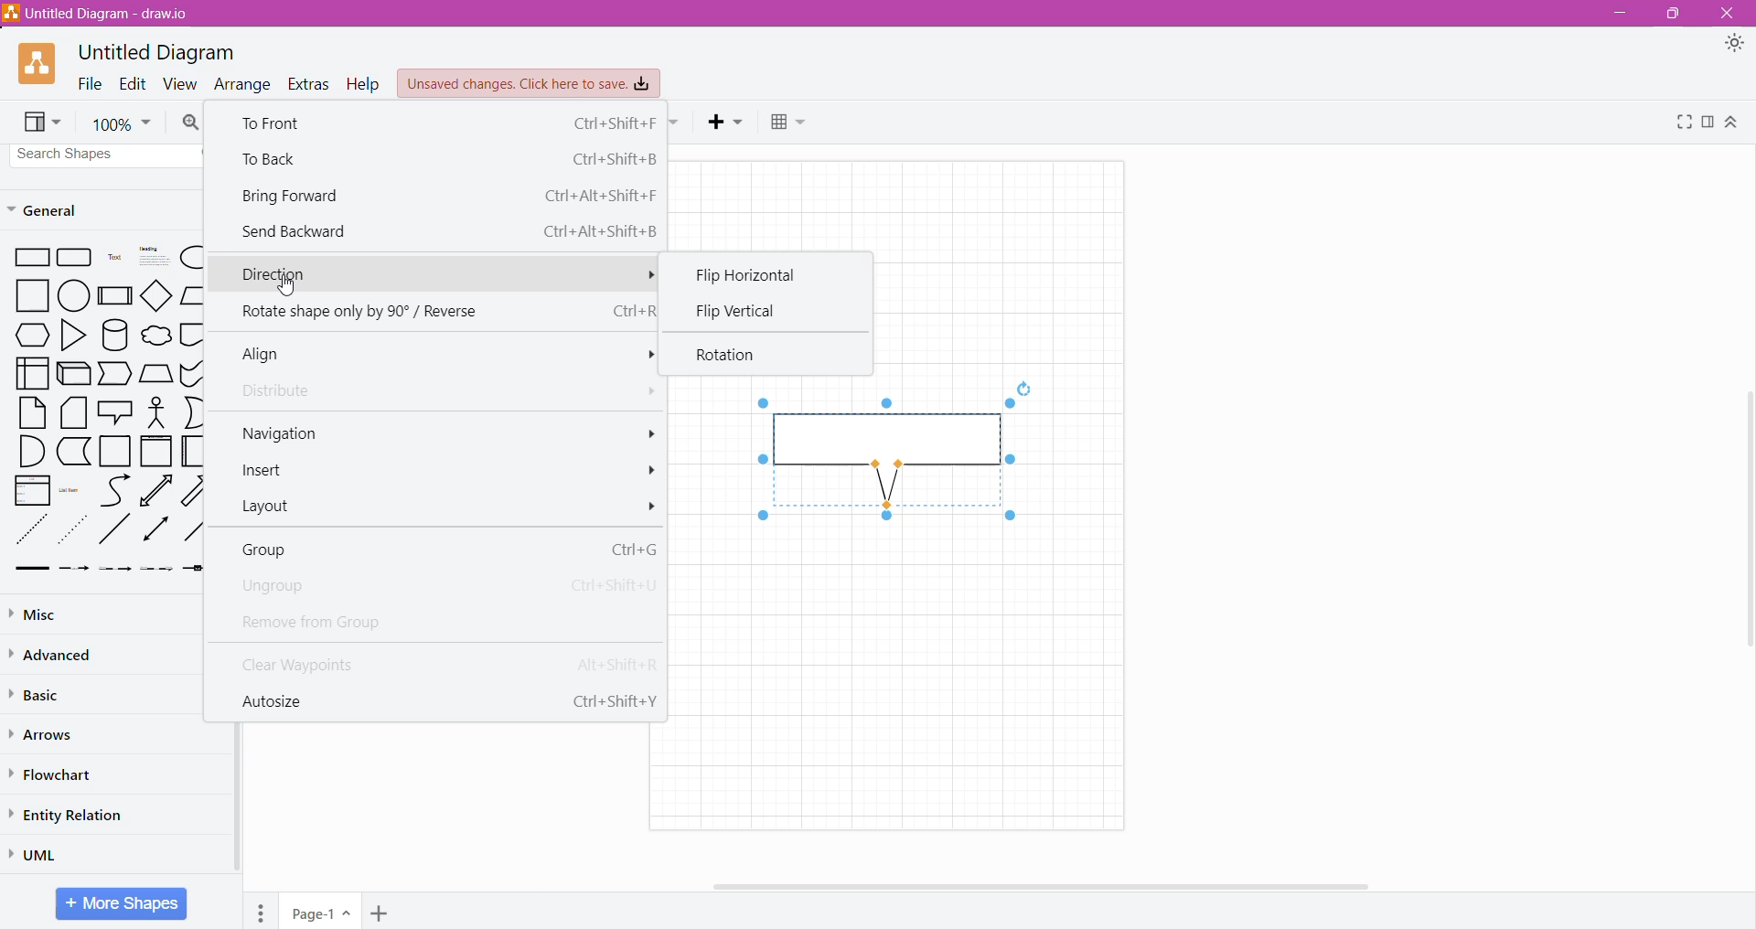 This screenshot has height=929, width=1756. I want to click on Pages, so click(261, 911).